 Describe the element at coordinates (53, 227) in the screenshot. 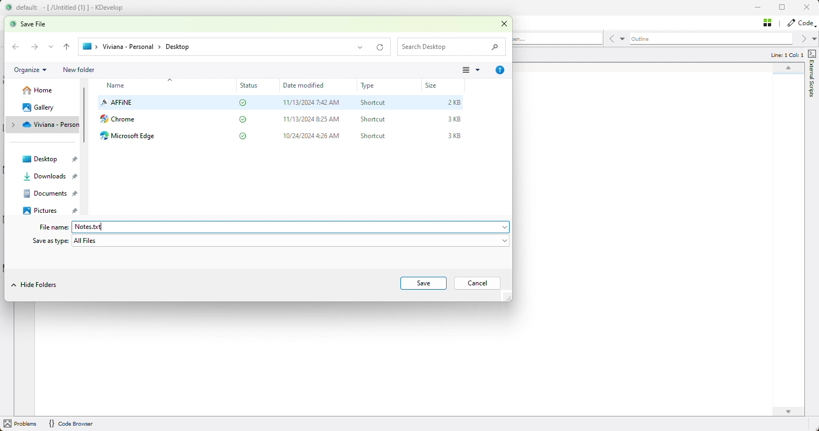

I see `File name:` at that location.